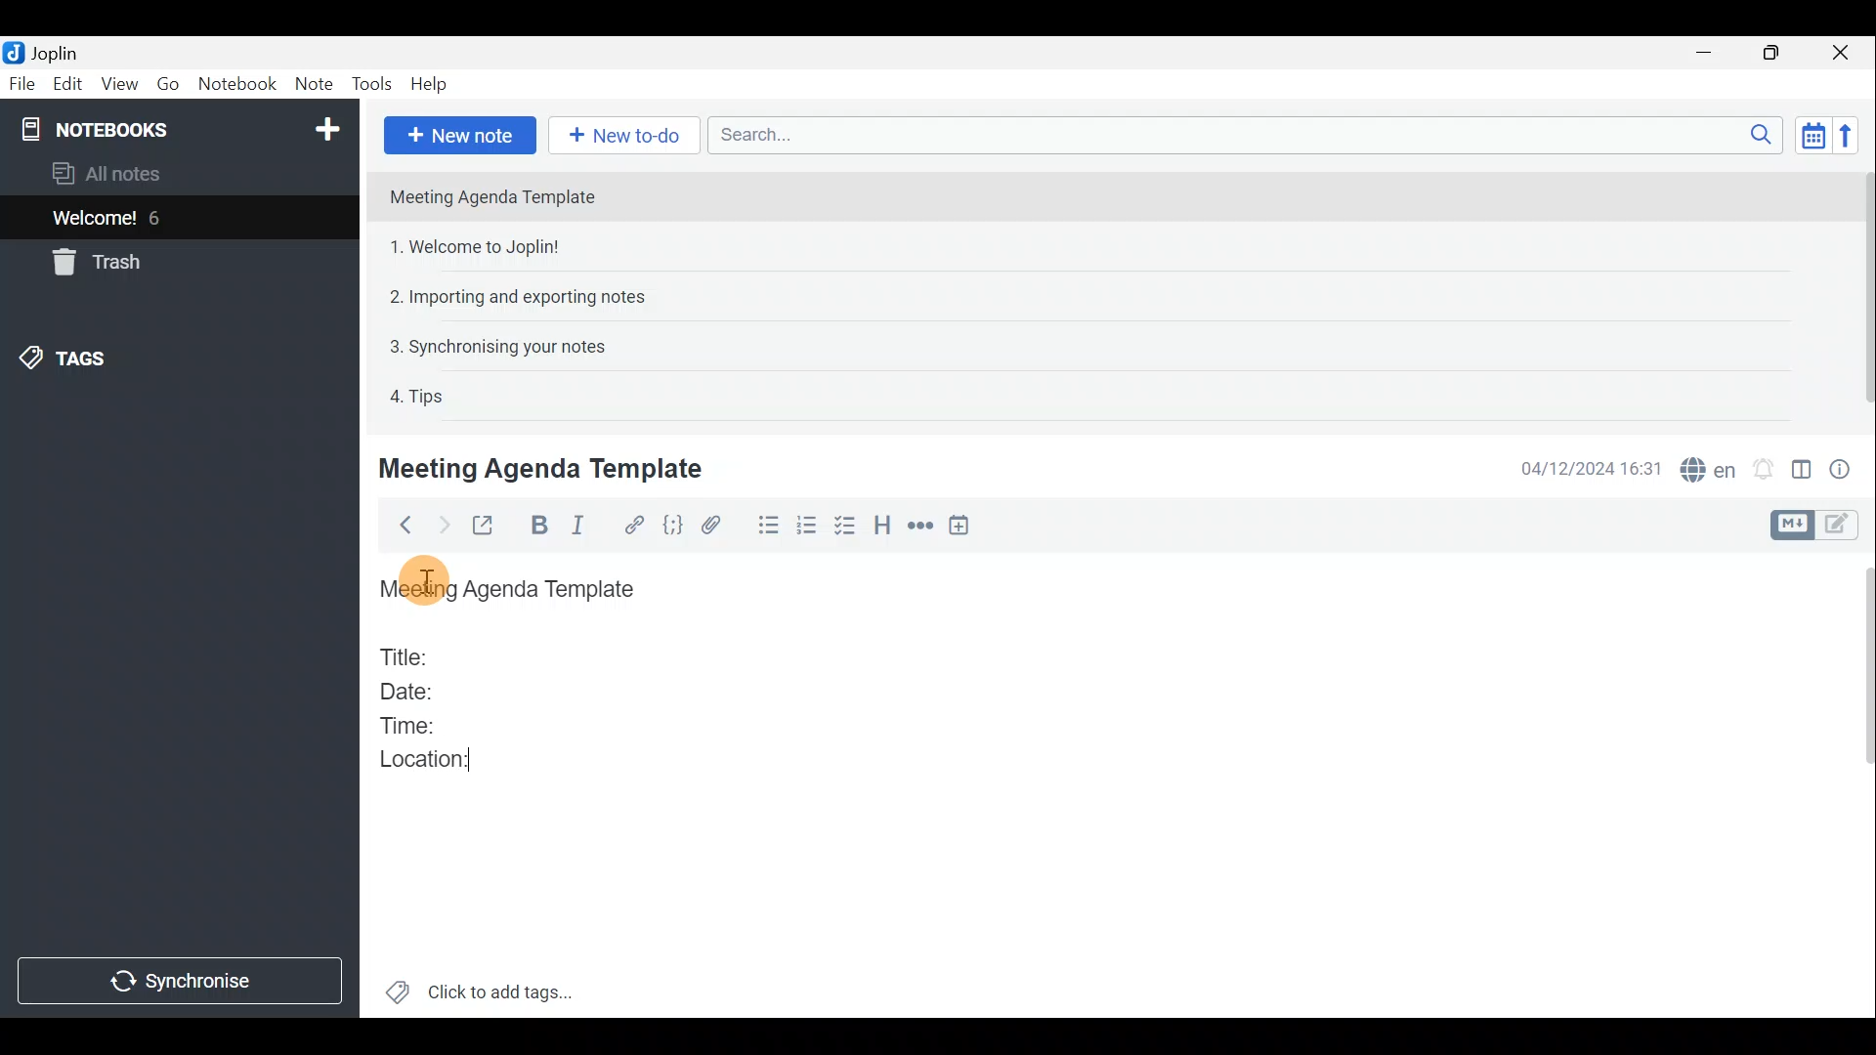 The width and height of the screenshot is (1876, 1055). Describe the element at coordinates (922, 528) in the screenshot. I see `Horizontal rule` at that location.